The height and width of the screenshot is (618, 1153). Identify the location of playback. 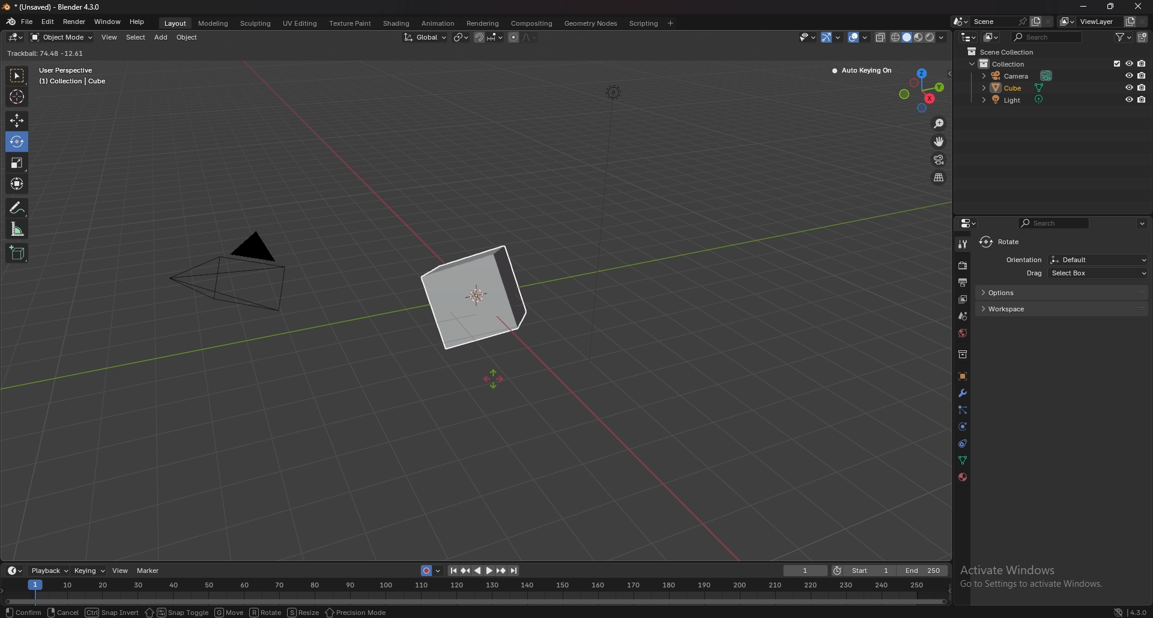
(50, 570).